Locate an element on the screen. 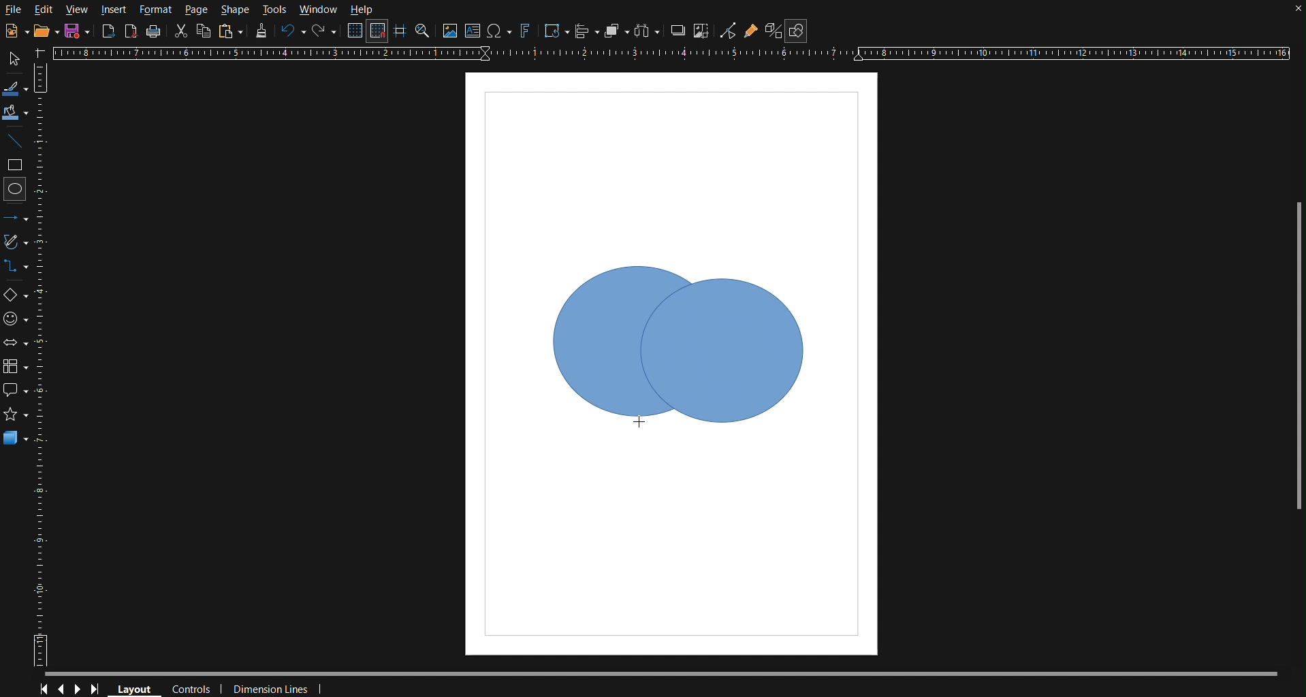  Vectors is located at coordinates (16, 242).